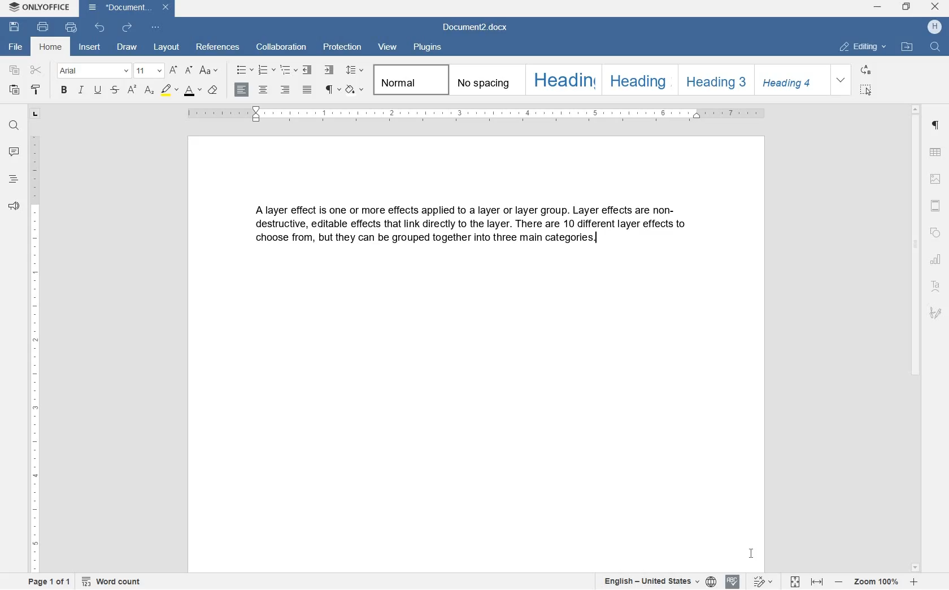 This screenshot has width=949, height=590. What do you see at coordinates (789, 80) in the screenshot?
I see `HEADING 4` at bounding box center [789, 80].